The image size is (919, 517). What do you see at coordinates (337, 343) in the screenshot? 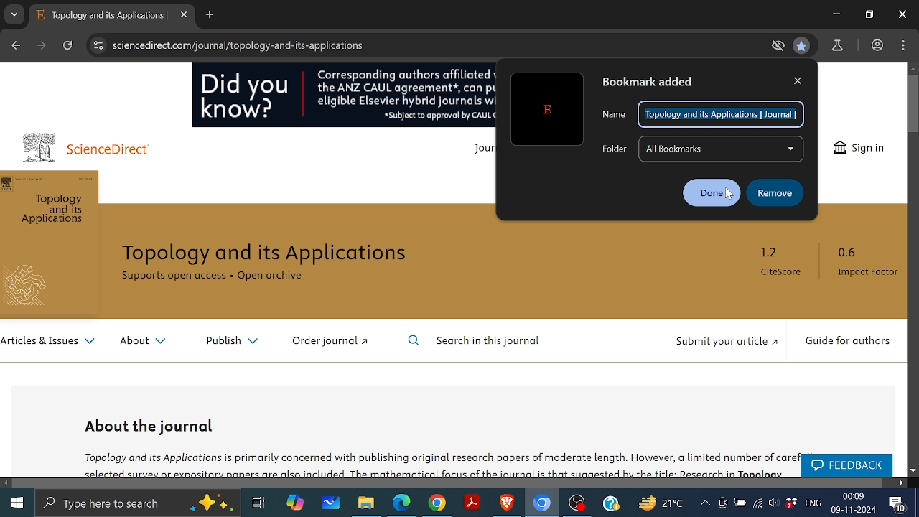
I see `order journal` at bounding box center [337, 343].